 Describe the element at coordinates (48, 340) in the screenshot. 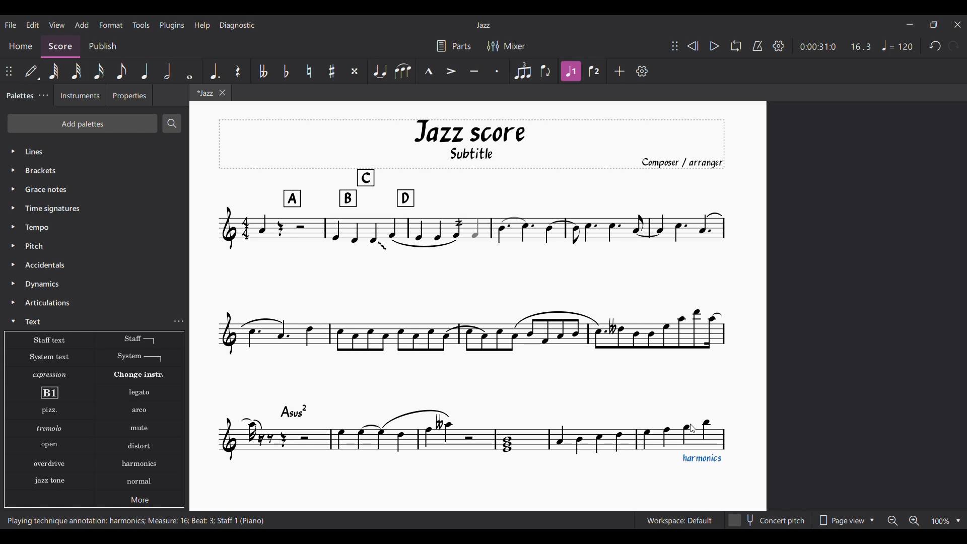

I see `Text options` at that location.